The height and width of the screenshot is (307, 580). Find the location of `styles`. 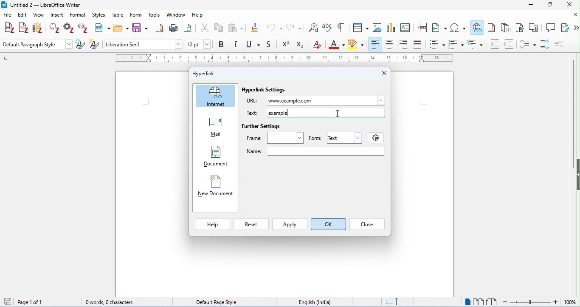

styles is located at coordinates (99, 15).